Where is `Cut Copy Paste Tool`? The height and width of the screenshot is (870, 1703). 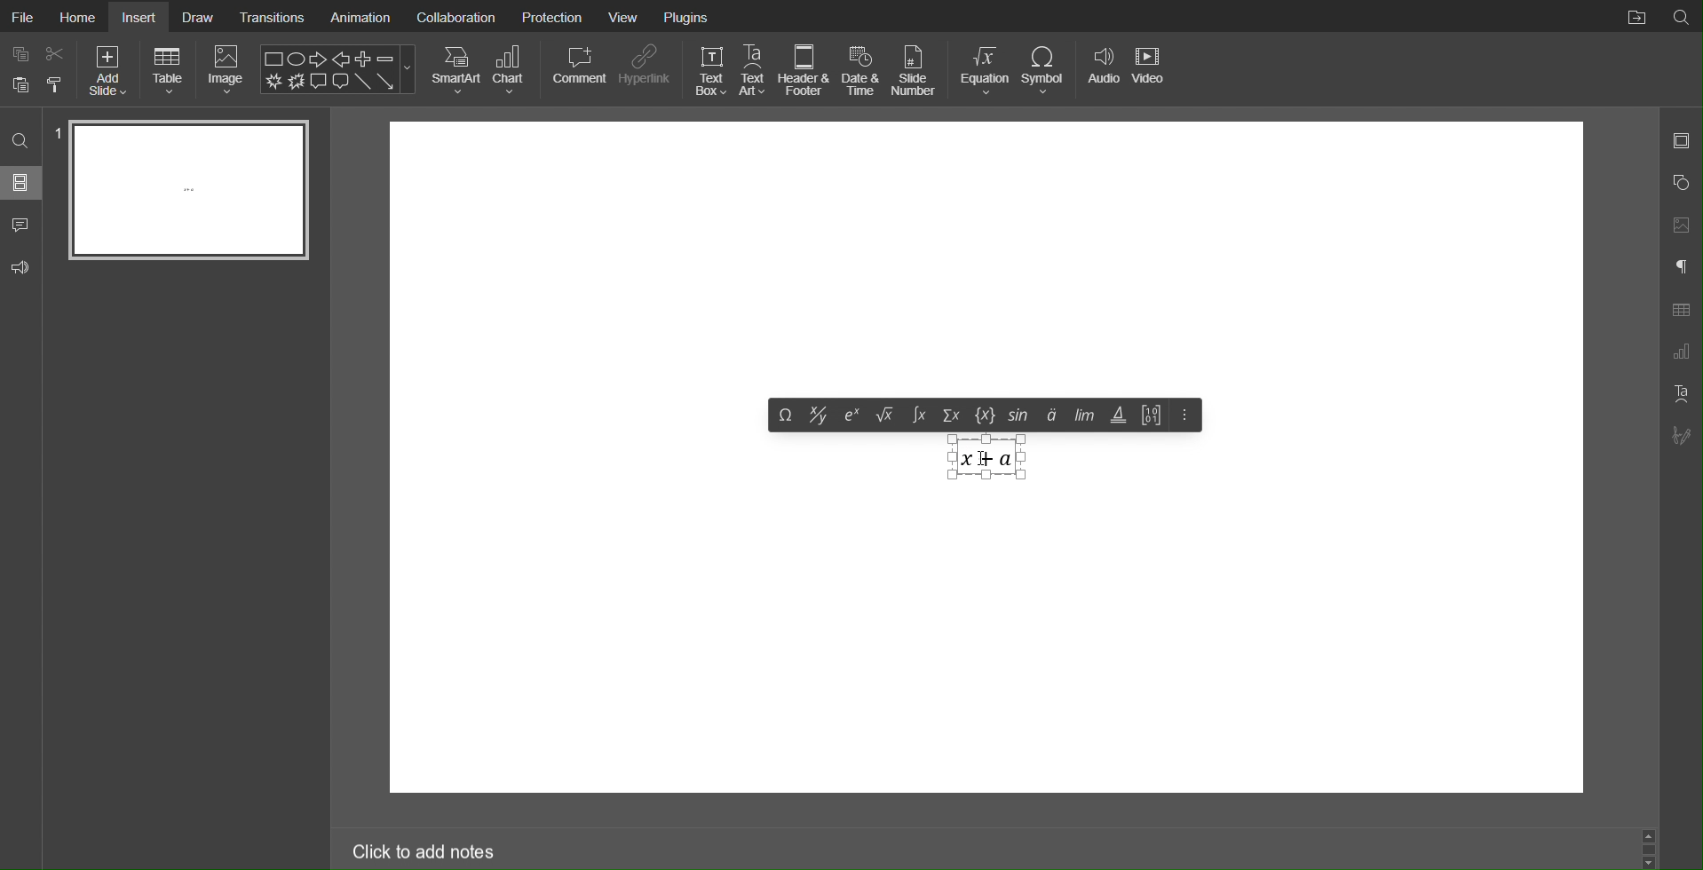 Cut Copy Paste Tool is located at coordinates (36, 71).